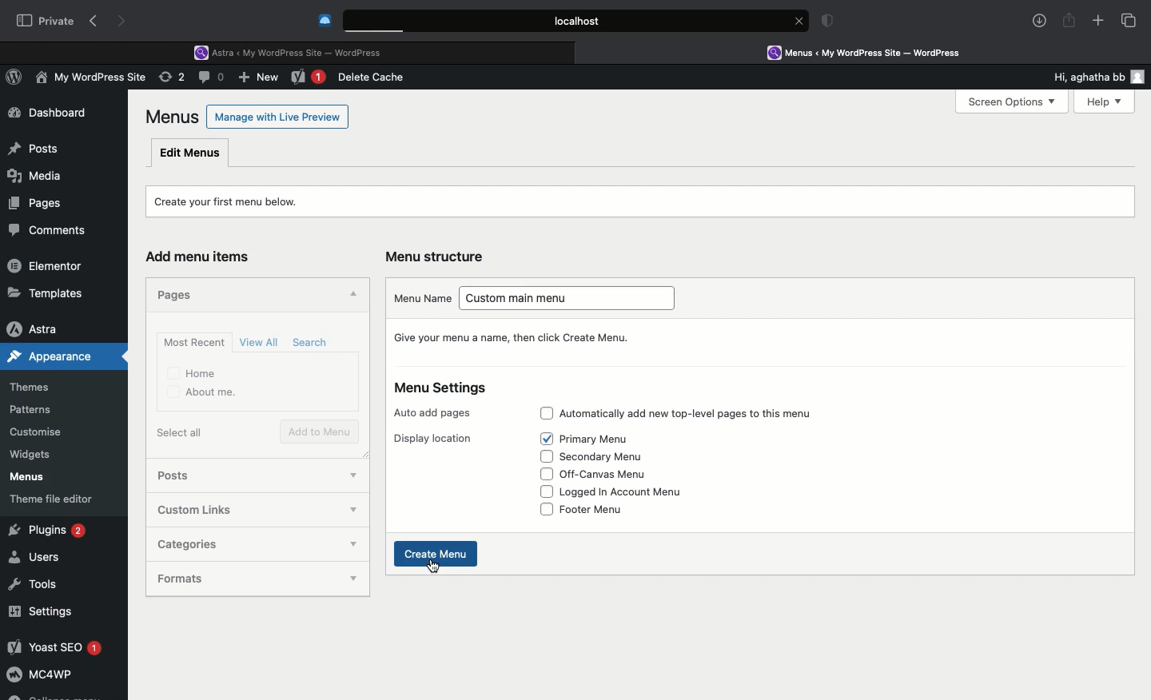  Describe the element at coordinates (436, 413) in the screenshot. I see `Auto add pages` at that location.